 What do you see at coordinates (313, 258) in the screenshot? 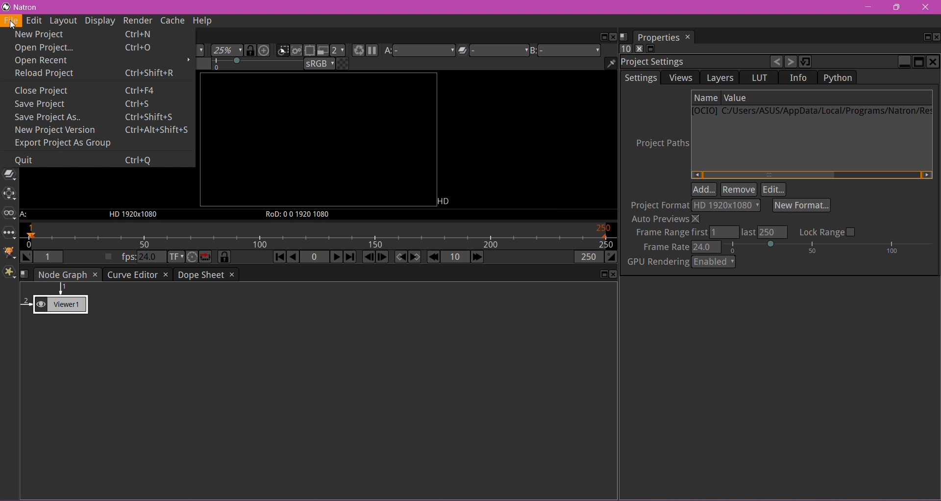
I see `Current frame number` at bounding box center [313, 258].